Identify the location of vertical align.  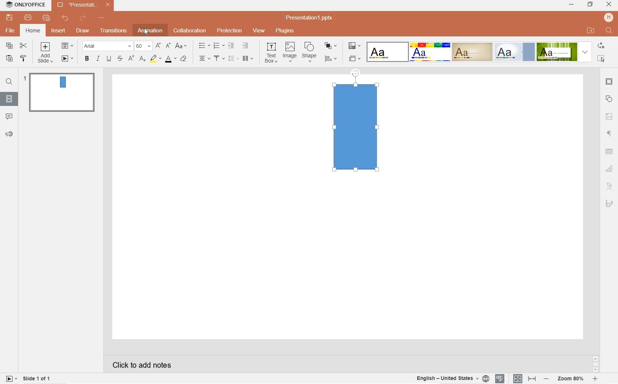
(220, 59).